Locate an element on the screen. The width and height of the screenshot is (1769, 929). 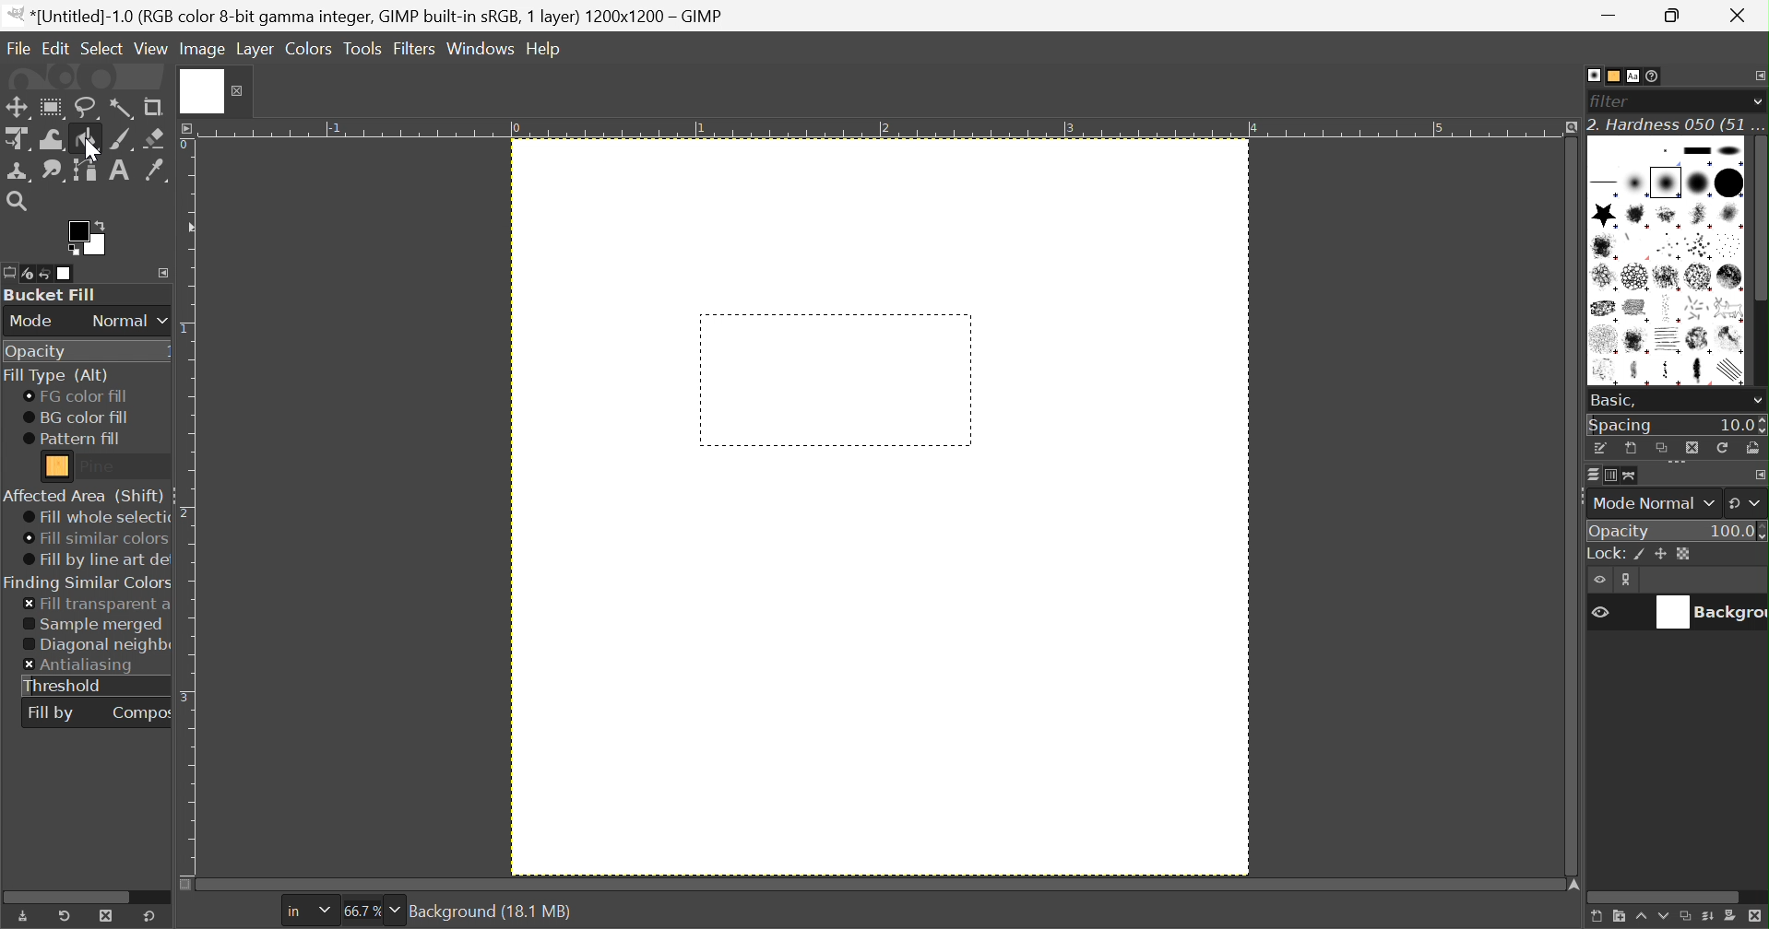
Rectangular box is located at coordinates (836, 380).